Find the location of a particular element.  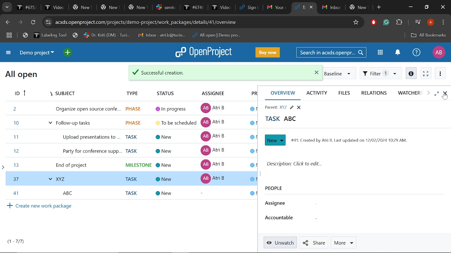

Files is located at coordinates (345, 93).